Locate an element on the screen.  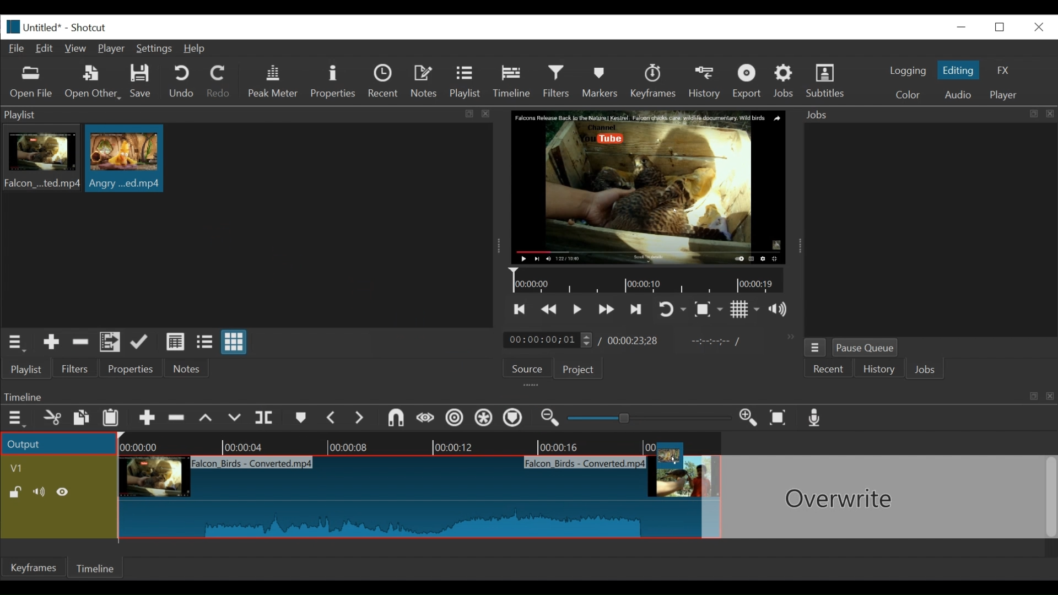
Hide is located at coordinates (66, 492).